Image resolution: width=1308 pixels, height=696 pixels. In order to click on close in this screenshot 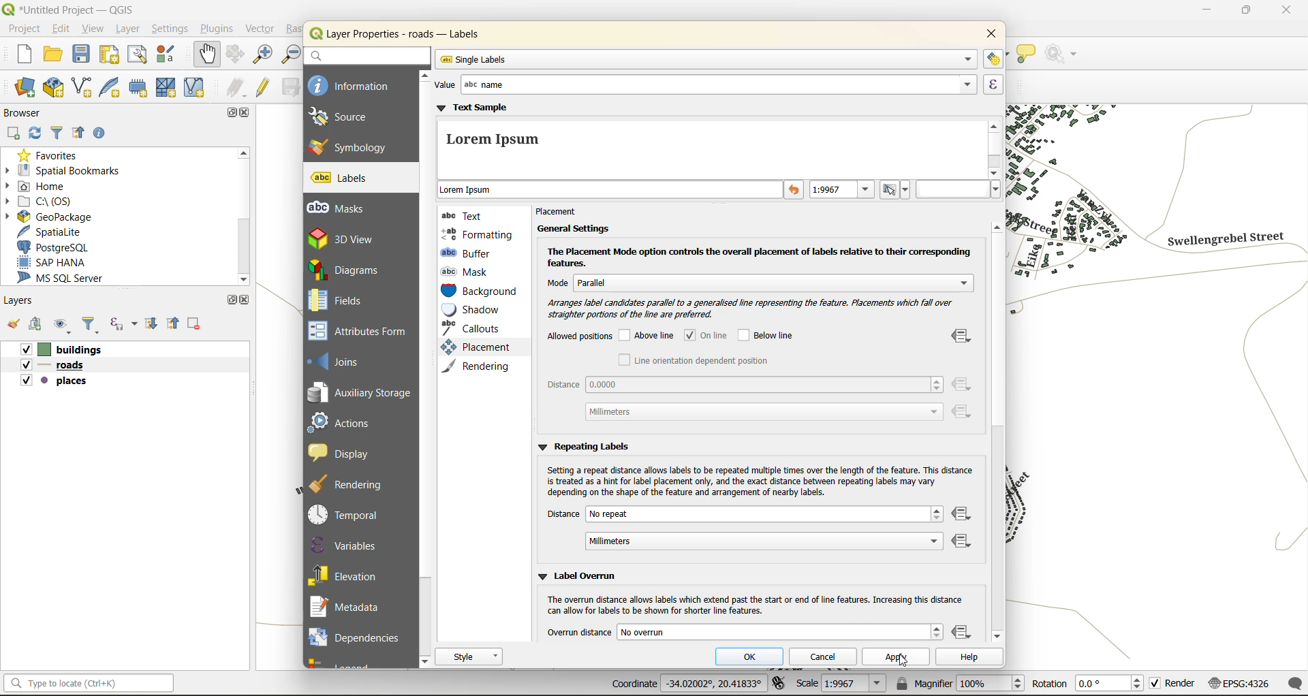, I will do `click(1283, 12)`.